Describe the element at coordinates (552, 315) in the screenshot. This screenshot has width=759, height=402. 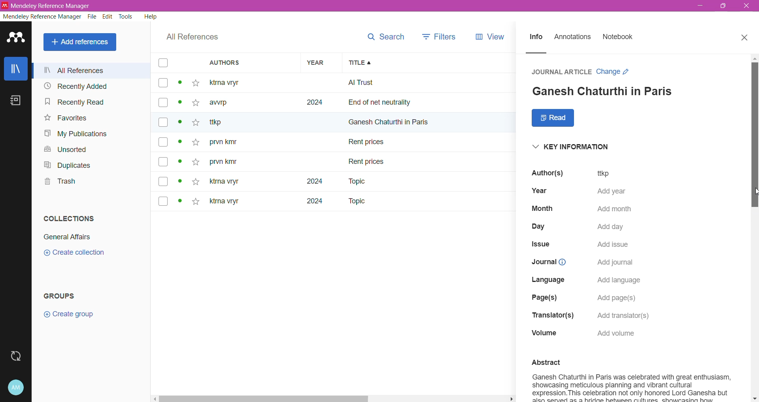
I see `Translators` at that location.